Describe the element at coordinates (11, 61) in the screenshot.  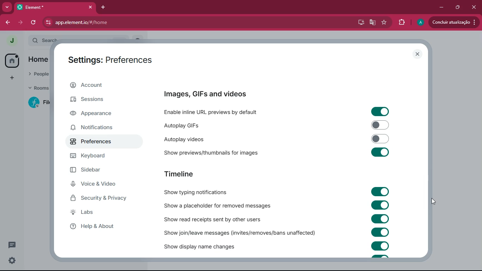
I see `home` at that location.